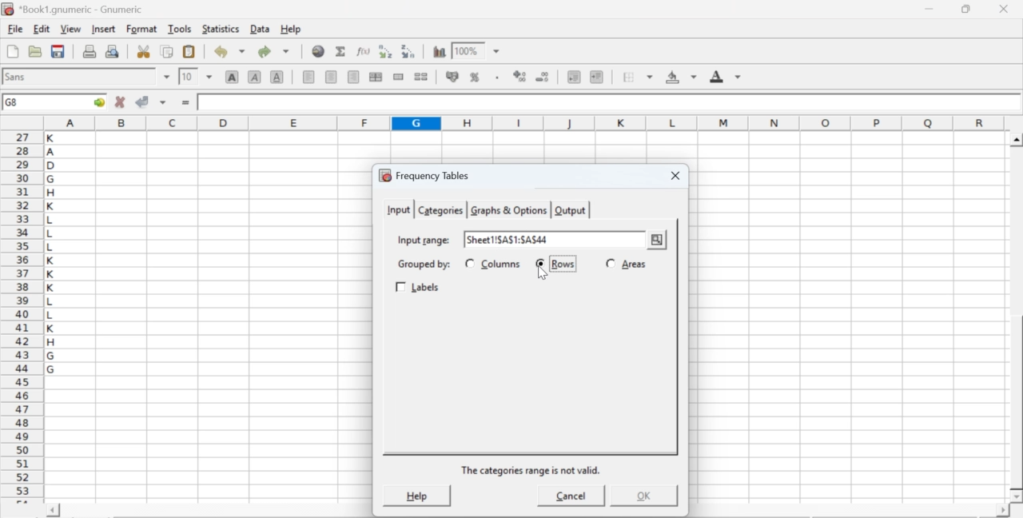  Describe the element at coordinates (547, 274) in the screenshot. I see `cursor` at that location.